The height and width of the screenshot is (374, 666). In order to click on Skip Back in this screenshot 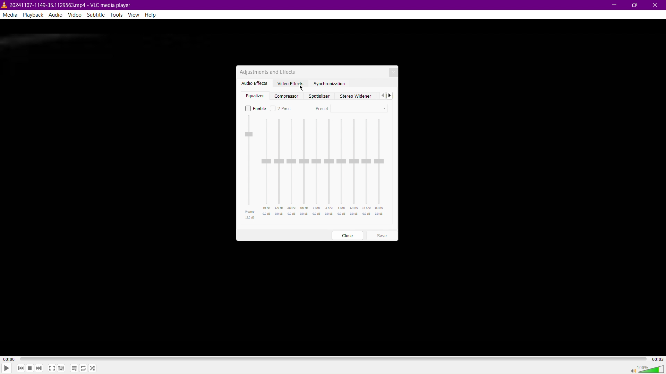, I will do `click(20, 368)`.